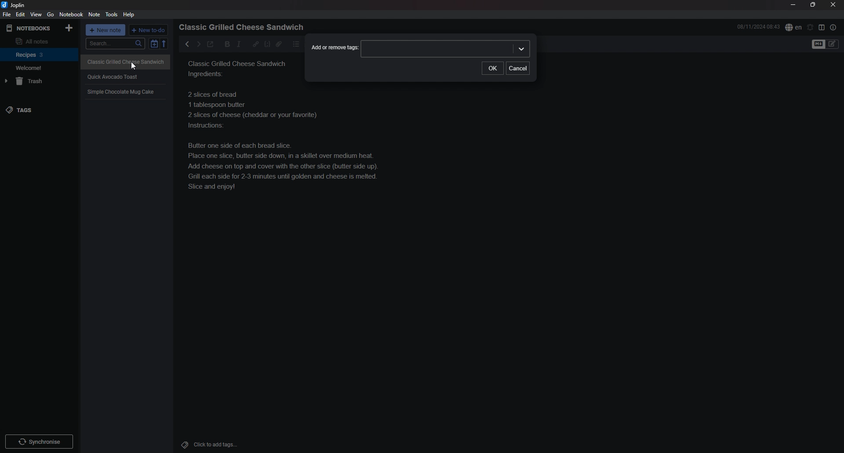 The height and width of the screenshot is (453, 844). I want to click on minimize, so click(793, 5).